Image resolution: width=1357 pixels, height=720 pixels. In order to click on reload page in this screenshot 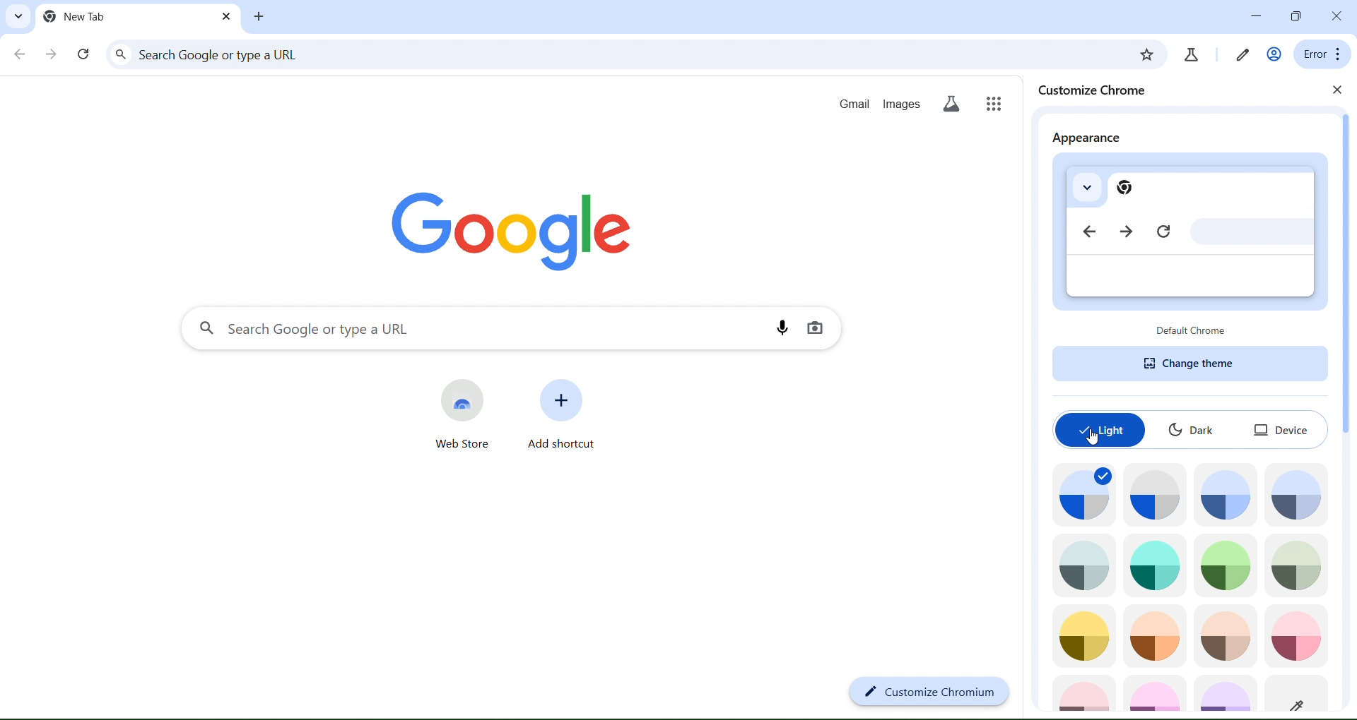, I will do `click(83, 54)`.